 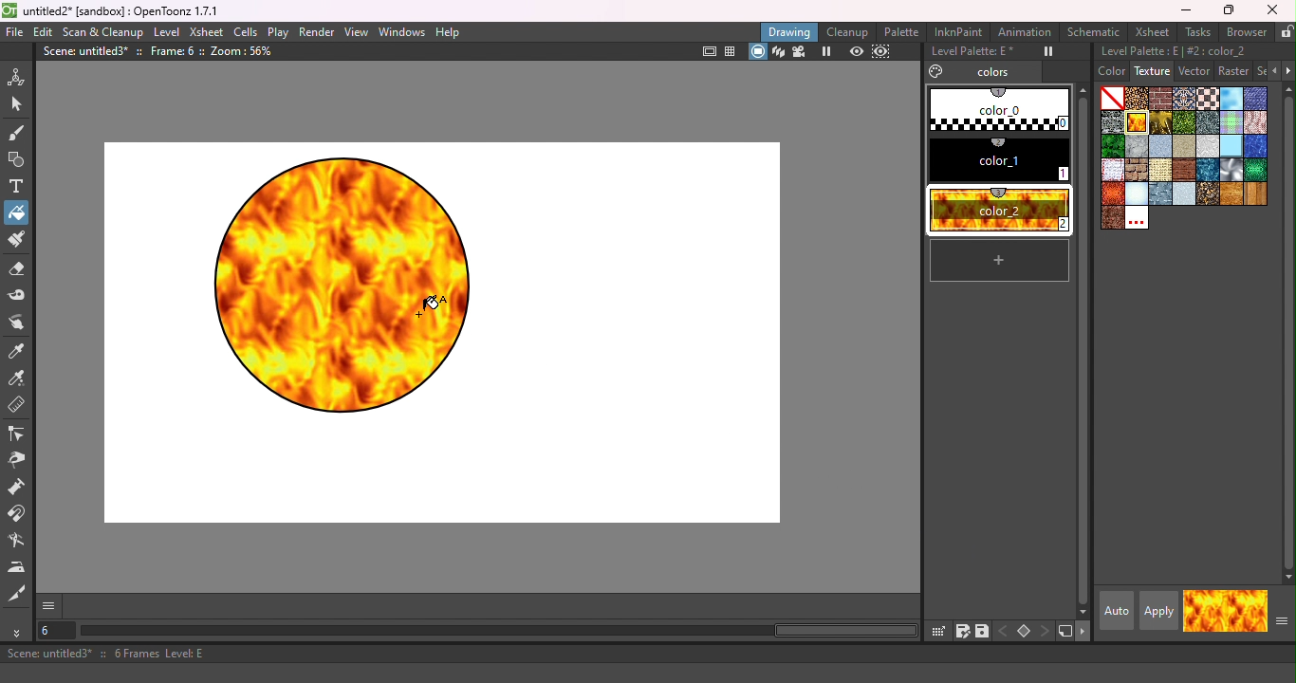 What do you see at coordinates (1137, 146) in the screenshot?
I see `marble.bmp` at bounding box center [1137, 146].